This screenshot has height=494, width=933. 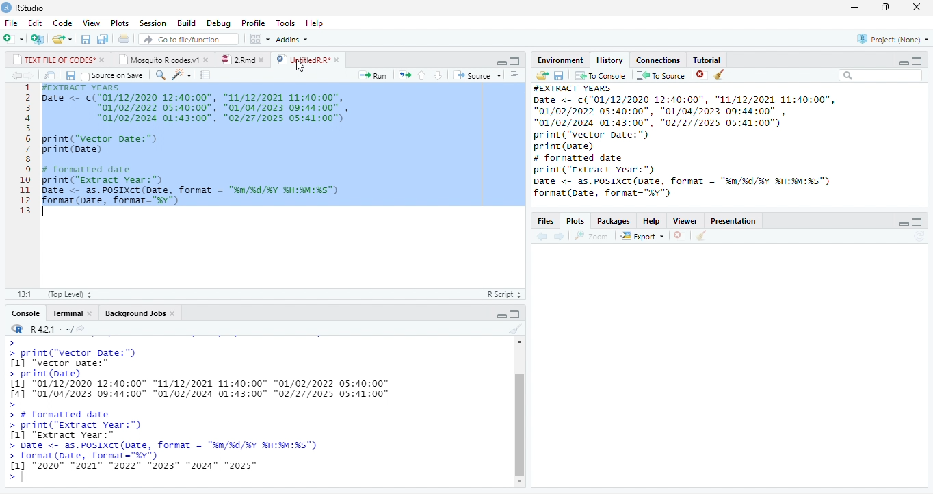 What do you see at coordinates (7, 8) in the screenshot?
I see `logo` at bounding box center [7, 8].